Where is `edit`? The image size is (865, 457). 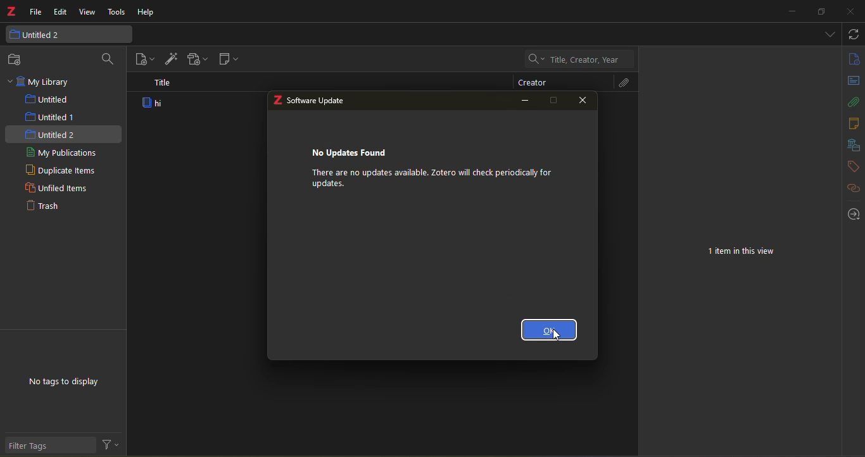 edit is located at coordinates (60, 11).